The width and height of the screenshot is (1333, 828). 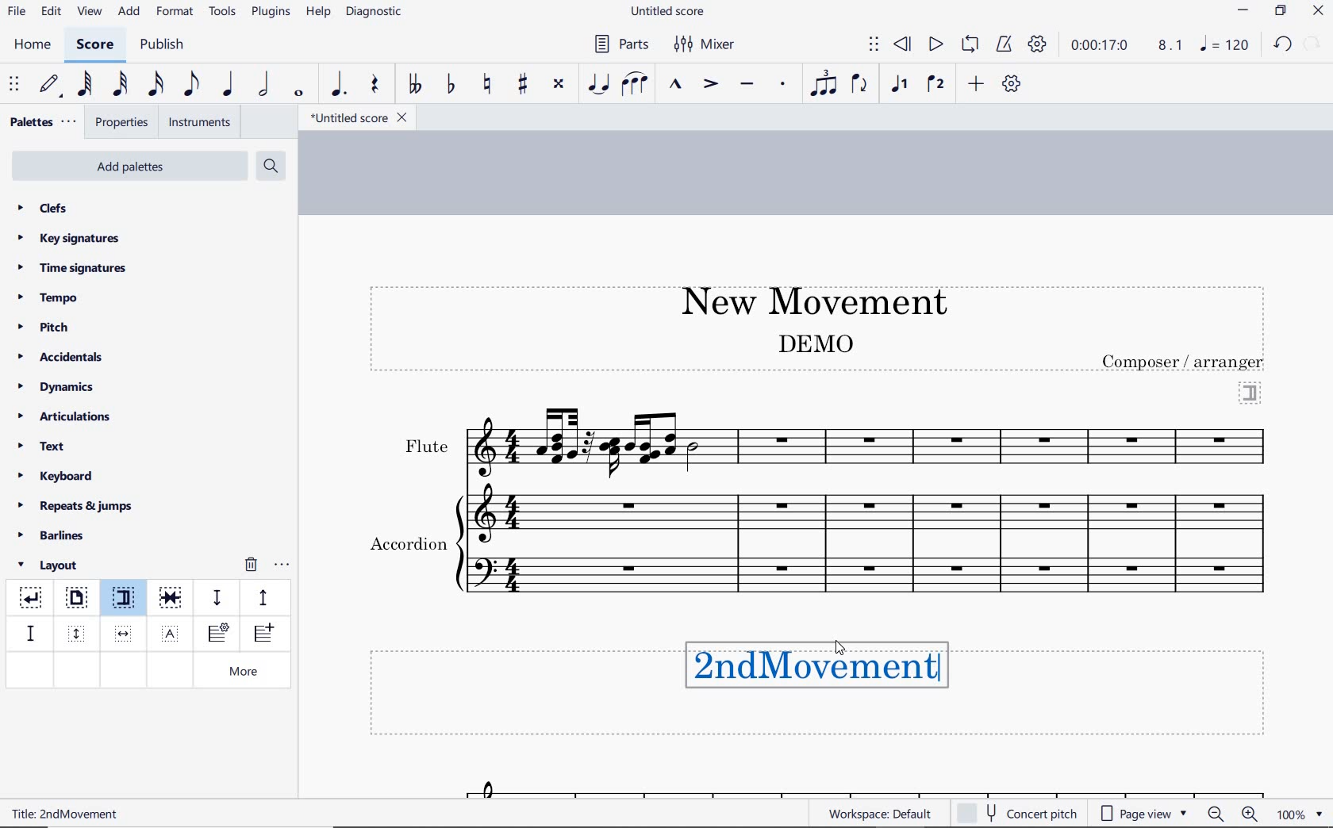 I want to click on Mixer, so click(x=705, y=44).